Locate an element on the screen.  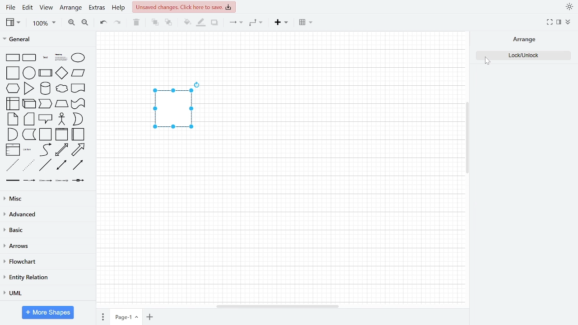
misc is located at coordinates (47, 197).